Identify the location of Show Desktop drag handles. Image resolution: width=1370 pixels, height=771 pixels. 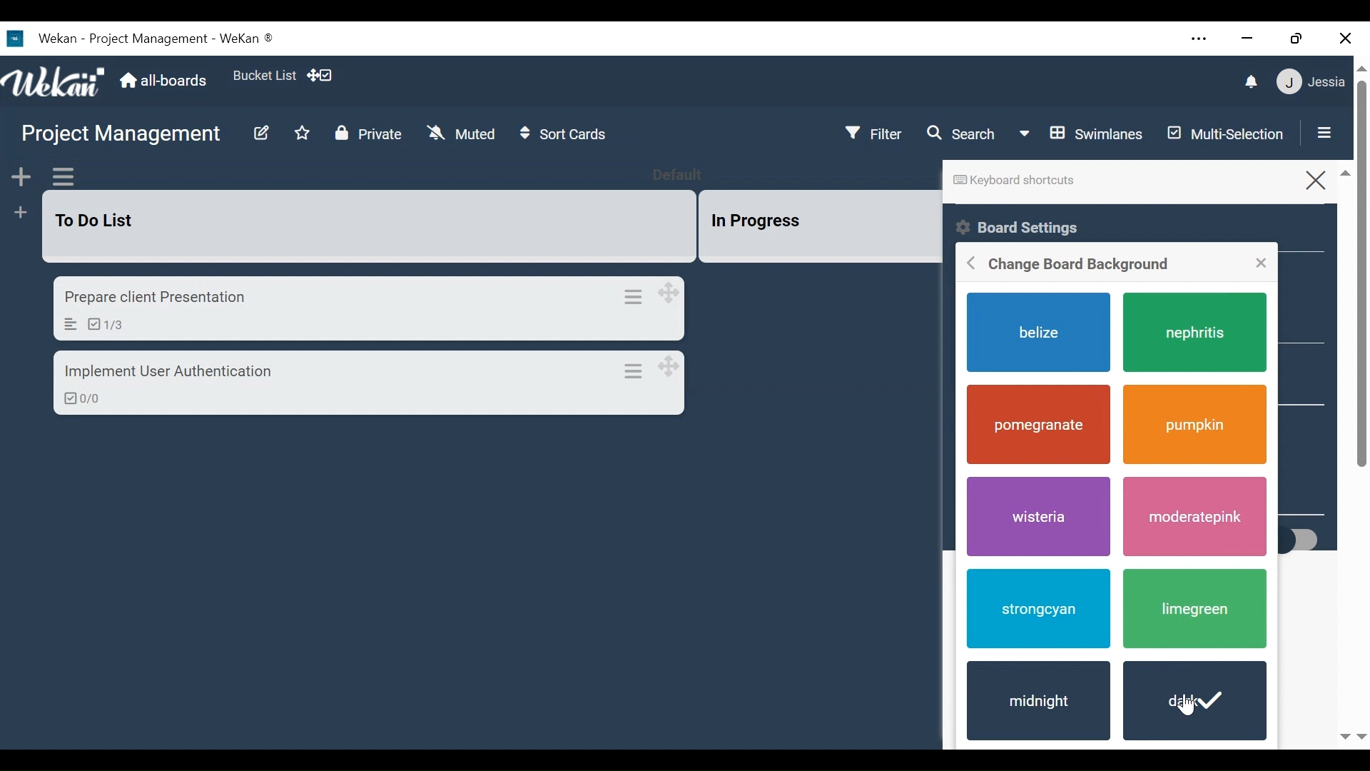
(324, 76).